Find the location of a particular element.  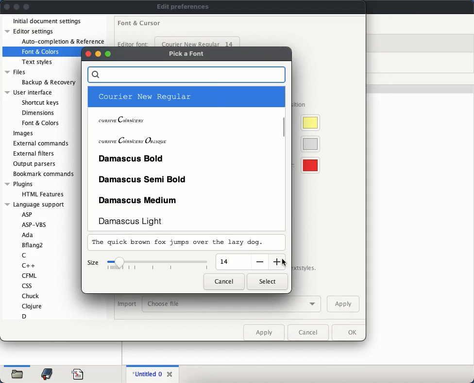

clojure is located at coordinates (33, 306).